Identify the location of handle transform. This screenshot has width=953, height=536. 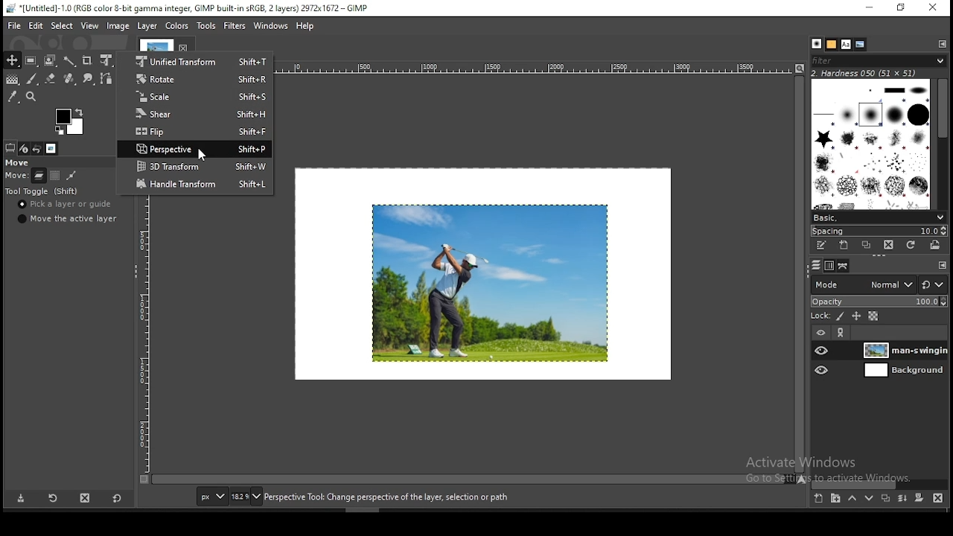
(196, 184).